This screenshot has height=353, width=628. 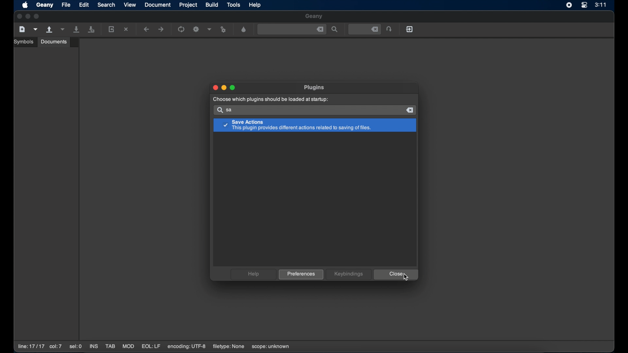 What do you see at coordinates (158, 5) in the screenshot?
I see `document` at bounding box center [158, 5].